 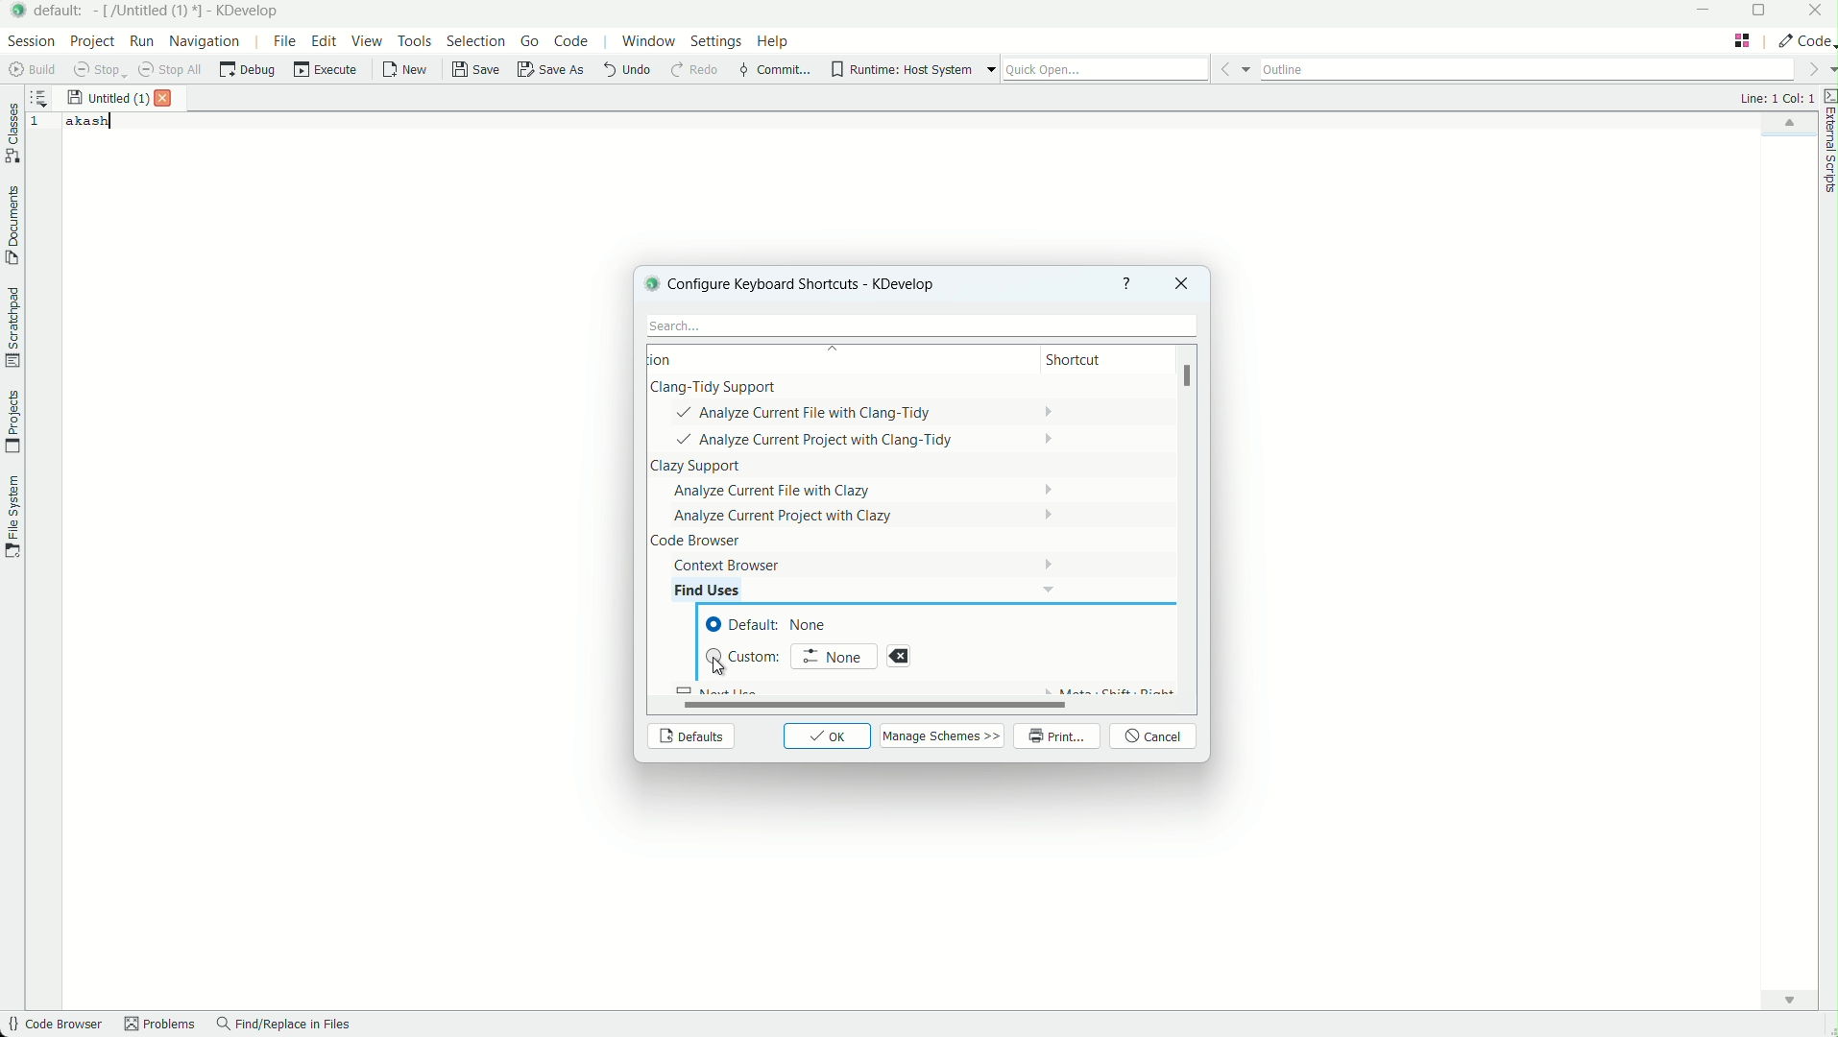 I want to click on outline, so click(x=1527, y=66).